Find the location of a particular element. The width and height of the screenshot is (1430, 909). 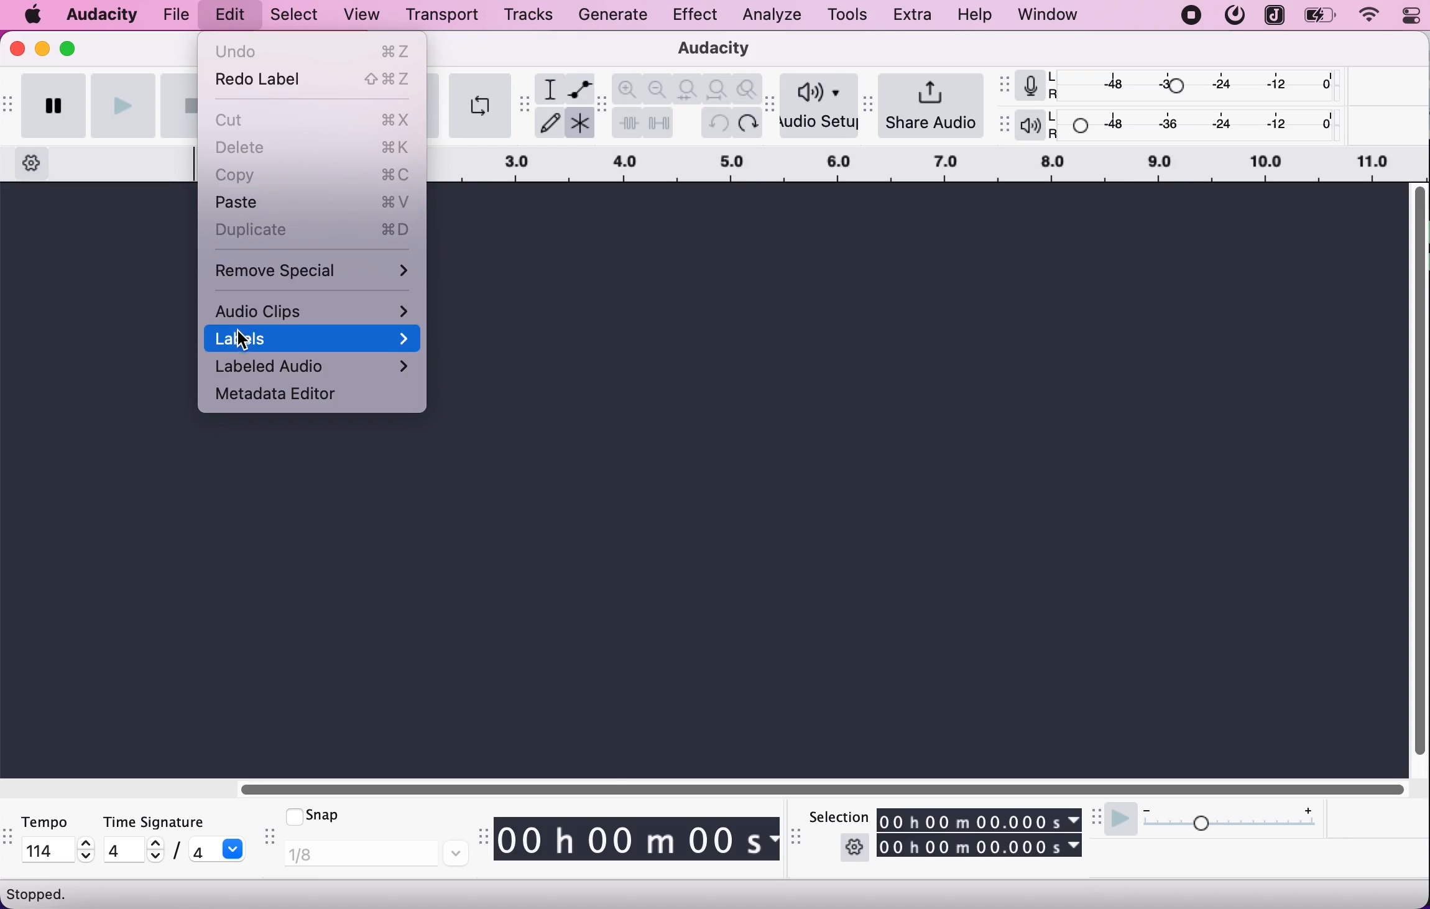

fit selection to width is located at coordinates (689, 88).